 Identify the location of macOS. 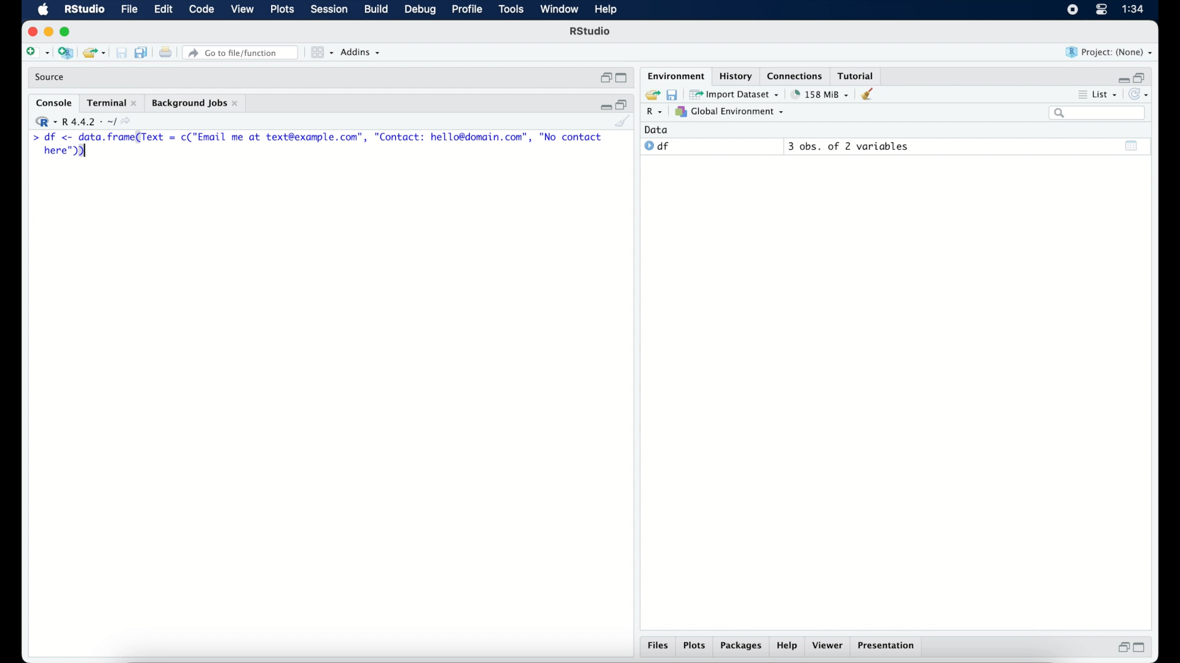
(42, 10).